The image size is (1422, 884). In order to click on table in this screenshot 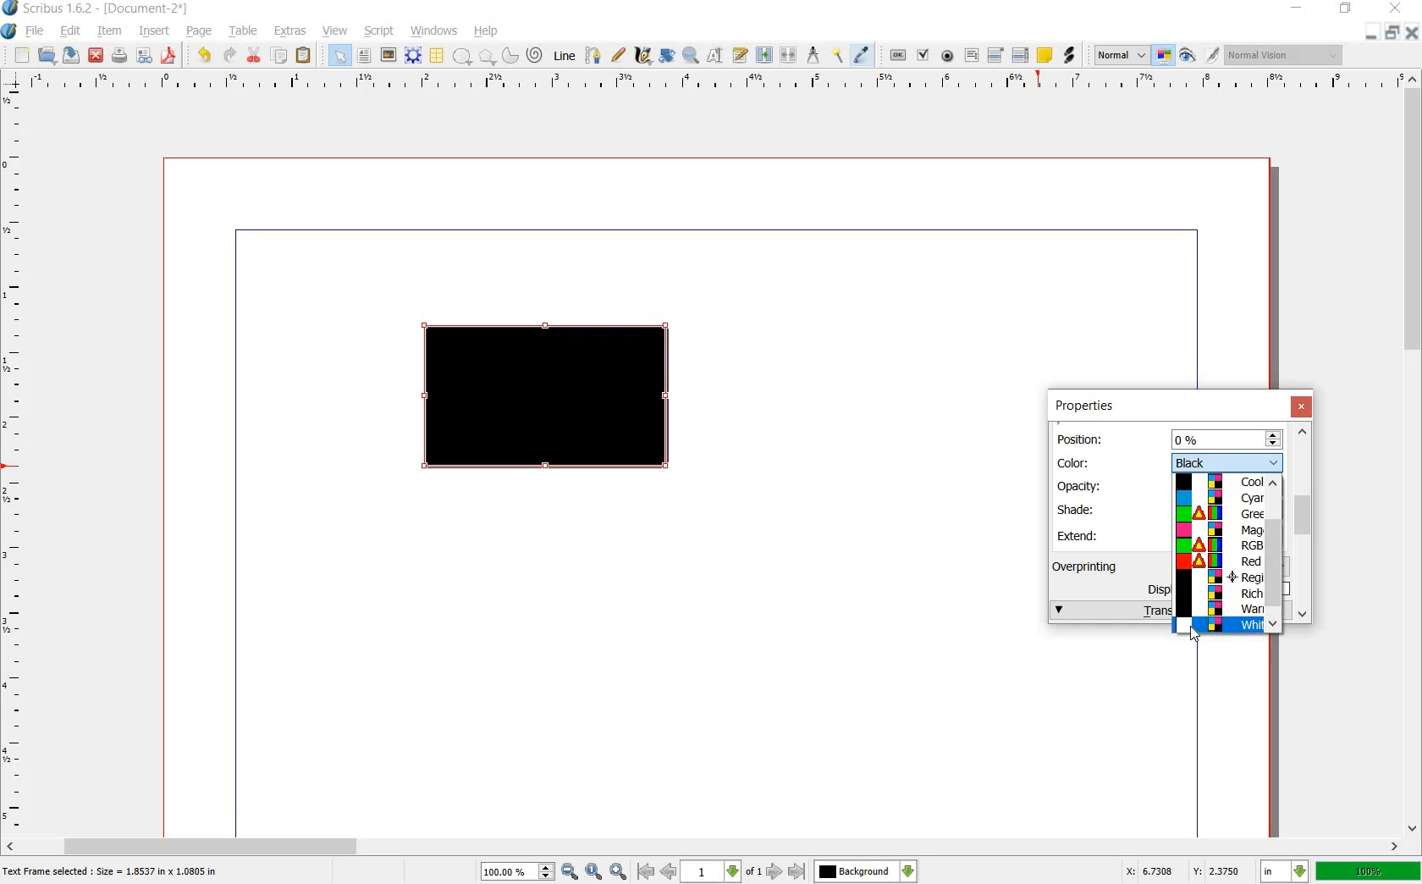, I will do `click(245, 33)`.